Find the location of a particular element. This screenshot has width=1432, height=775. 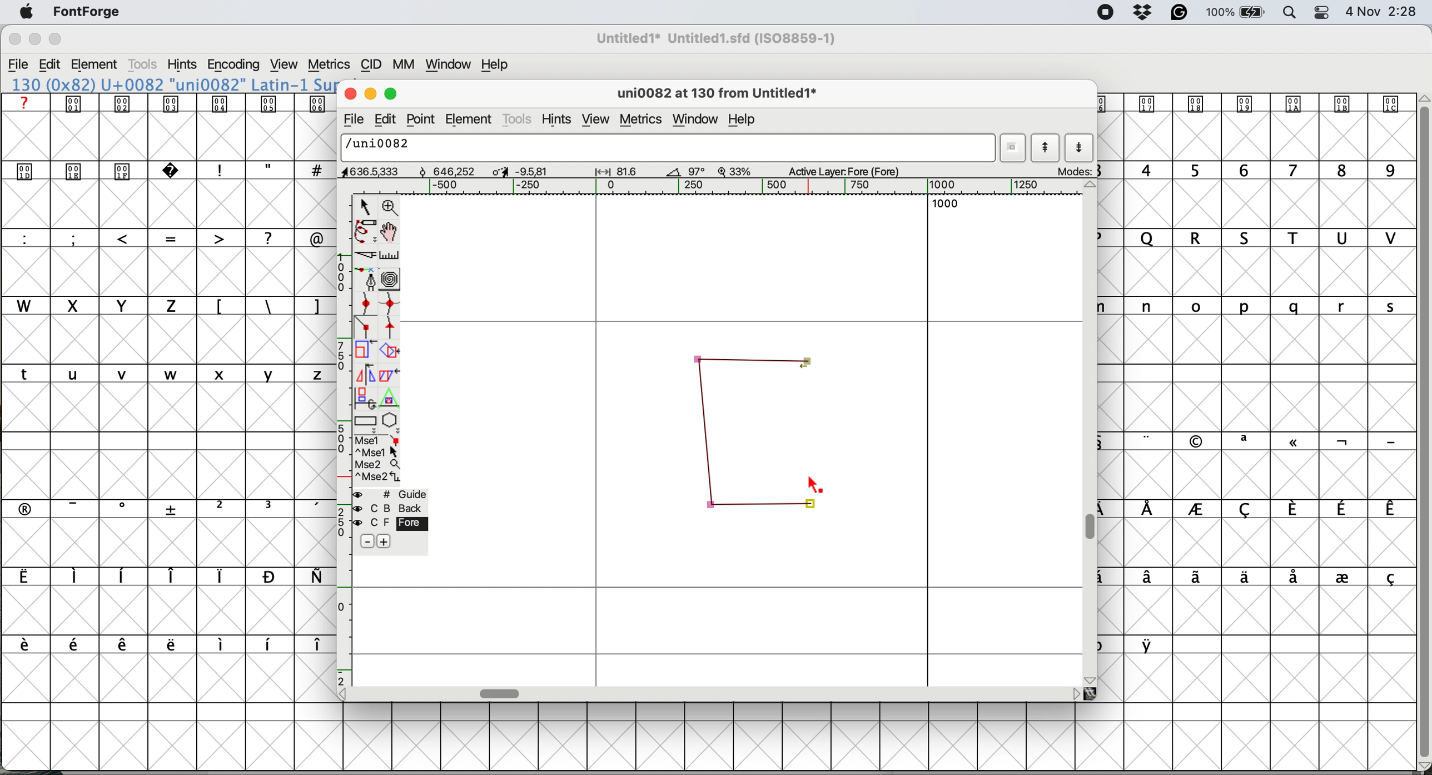

scroll button is located at coordinates (347, 693).